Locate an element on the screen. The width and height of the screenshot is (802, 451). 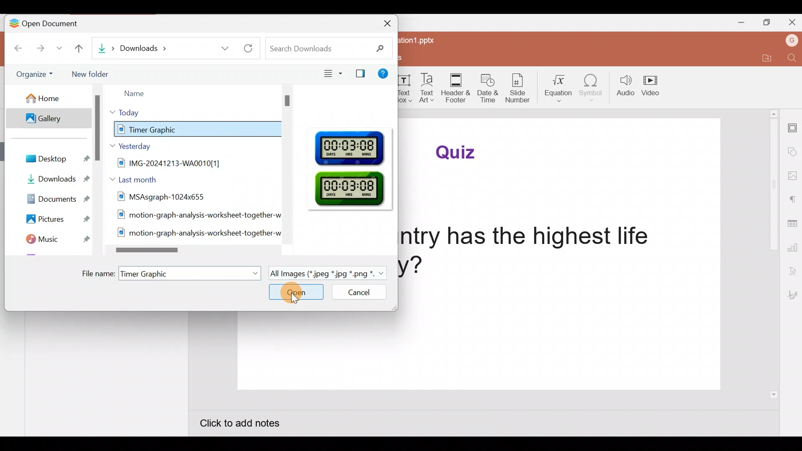
Image settings is located at coordinates (794, 177).